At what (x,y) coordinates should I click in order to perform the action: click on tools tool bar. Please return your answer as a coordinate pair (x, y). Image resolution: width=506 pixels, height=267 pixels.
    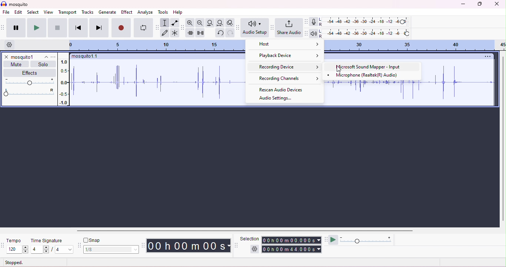
    Looking at the image, I should click on (158, 27).